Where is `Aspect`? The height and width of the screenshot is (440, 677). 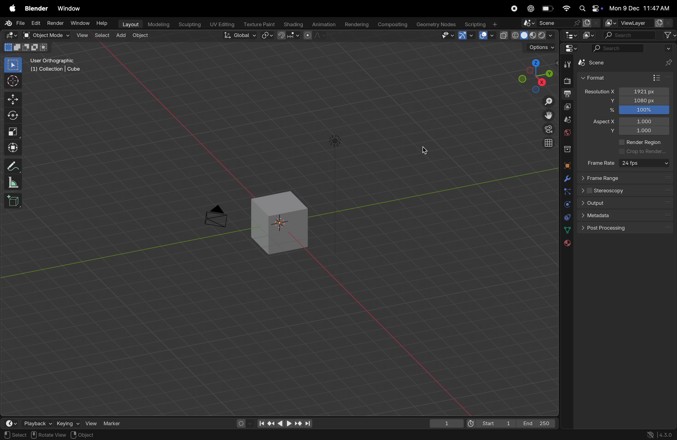 Aspect is located at coordinates (602, 123).